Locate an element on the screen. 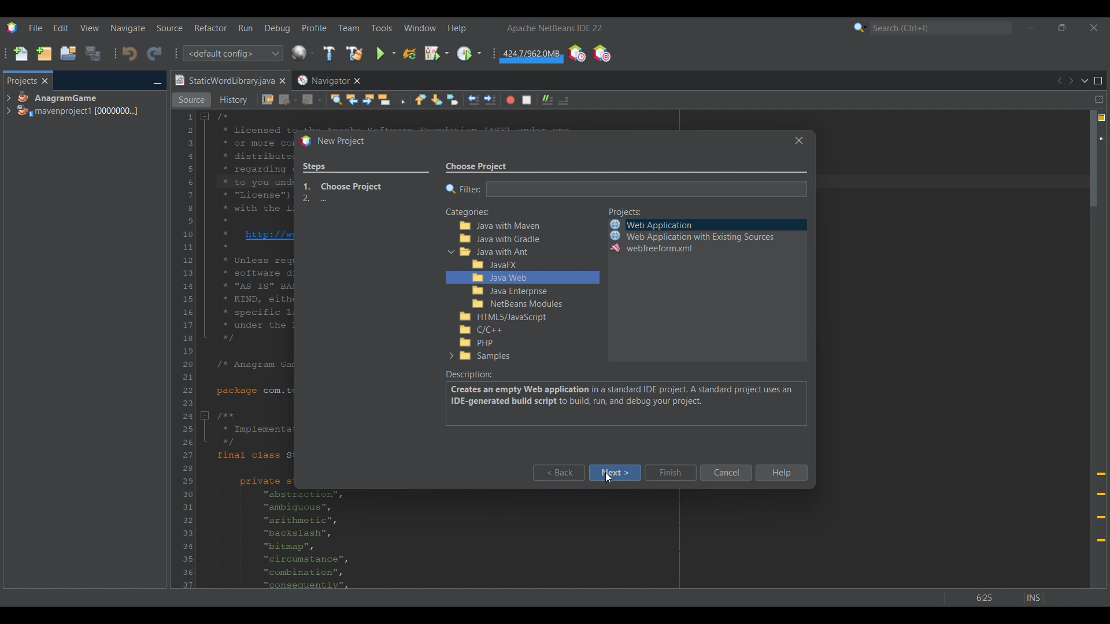  Indicates search text box is located at coordinates (464, 189).